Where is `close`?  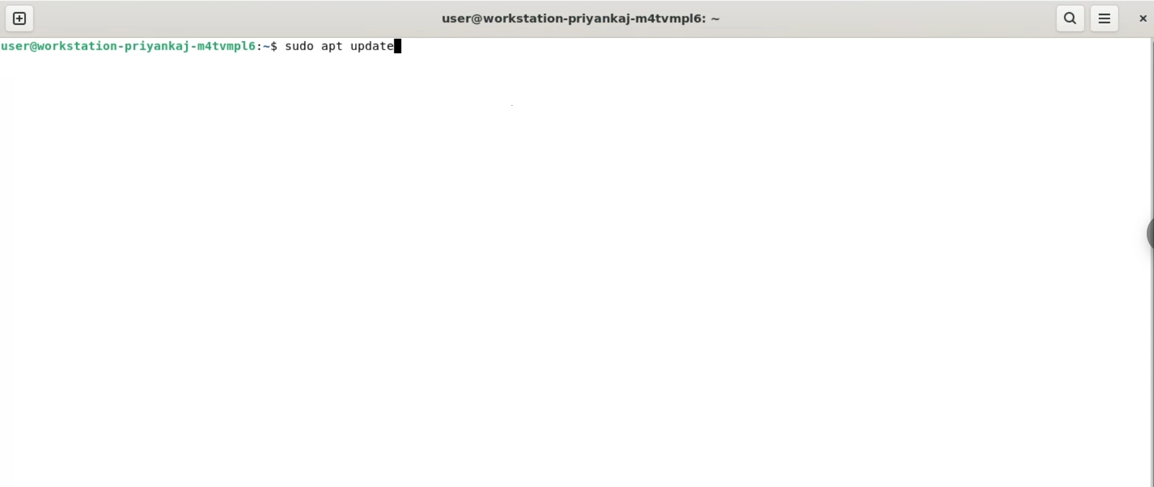 close is located at coordinates (1139, 21).